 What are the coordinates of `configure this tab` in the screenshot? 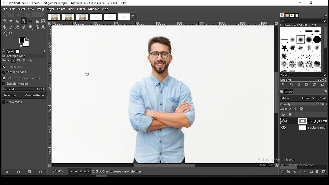 It's located at (326, 15).